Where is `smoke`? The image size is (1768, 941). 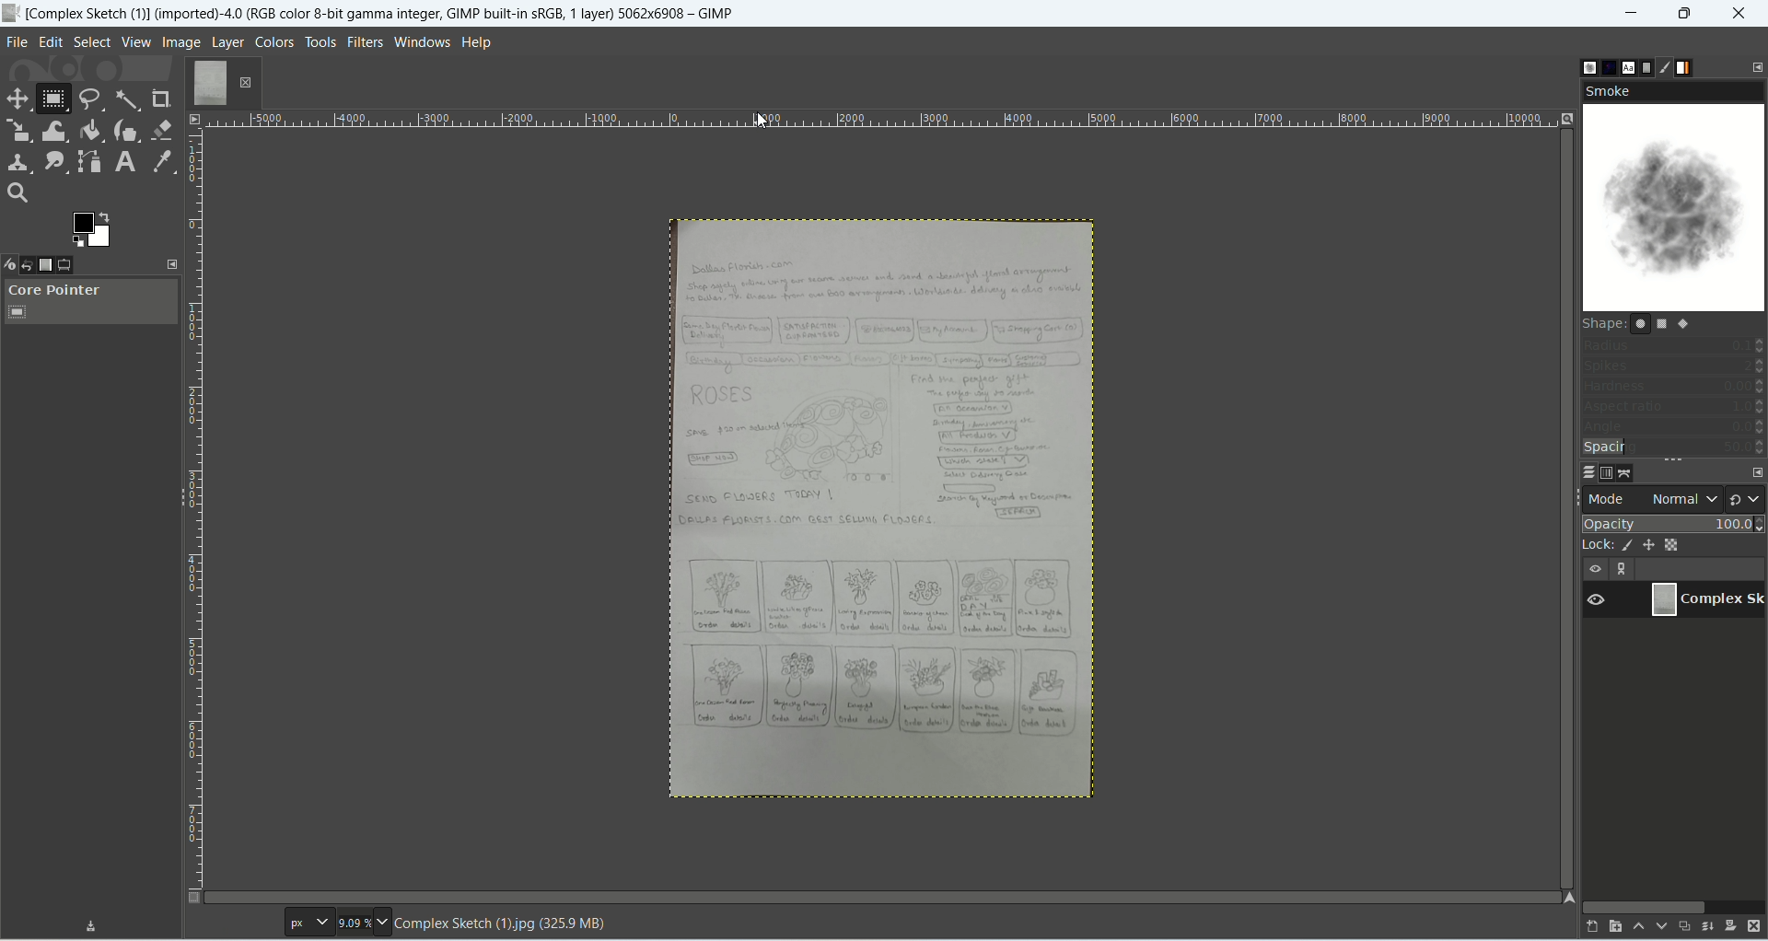 smoke is located at coordinates (1676, 209).